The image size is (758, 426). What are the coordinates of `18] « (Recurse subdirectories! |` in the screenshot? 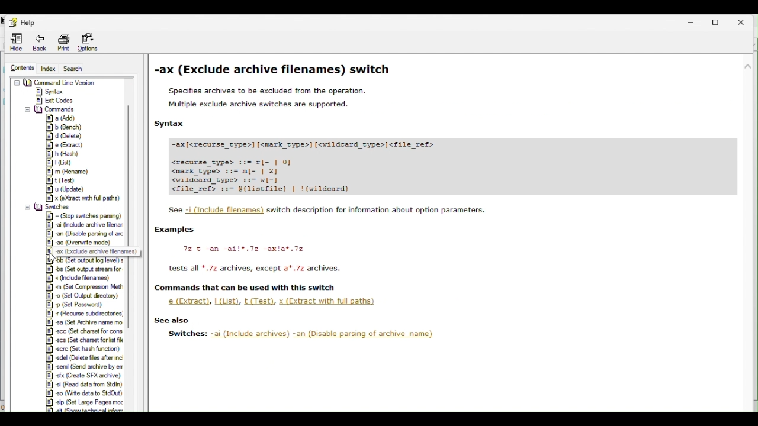 It's located at (86, 313).